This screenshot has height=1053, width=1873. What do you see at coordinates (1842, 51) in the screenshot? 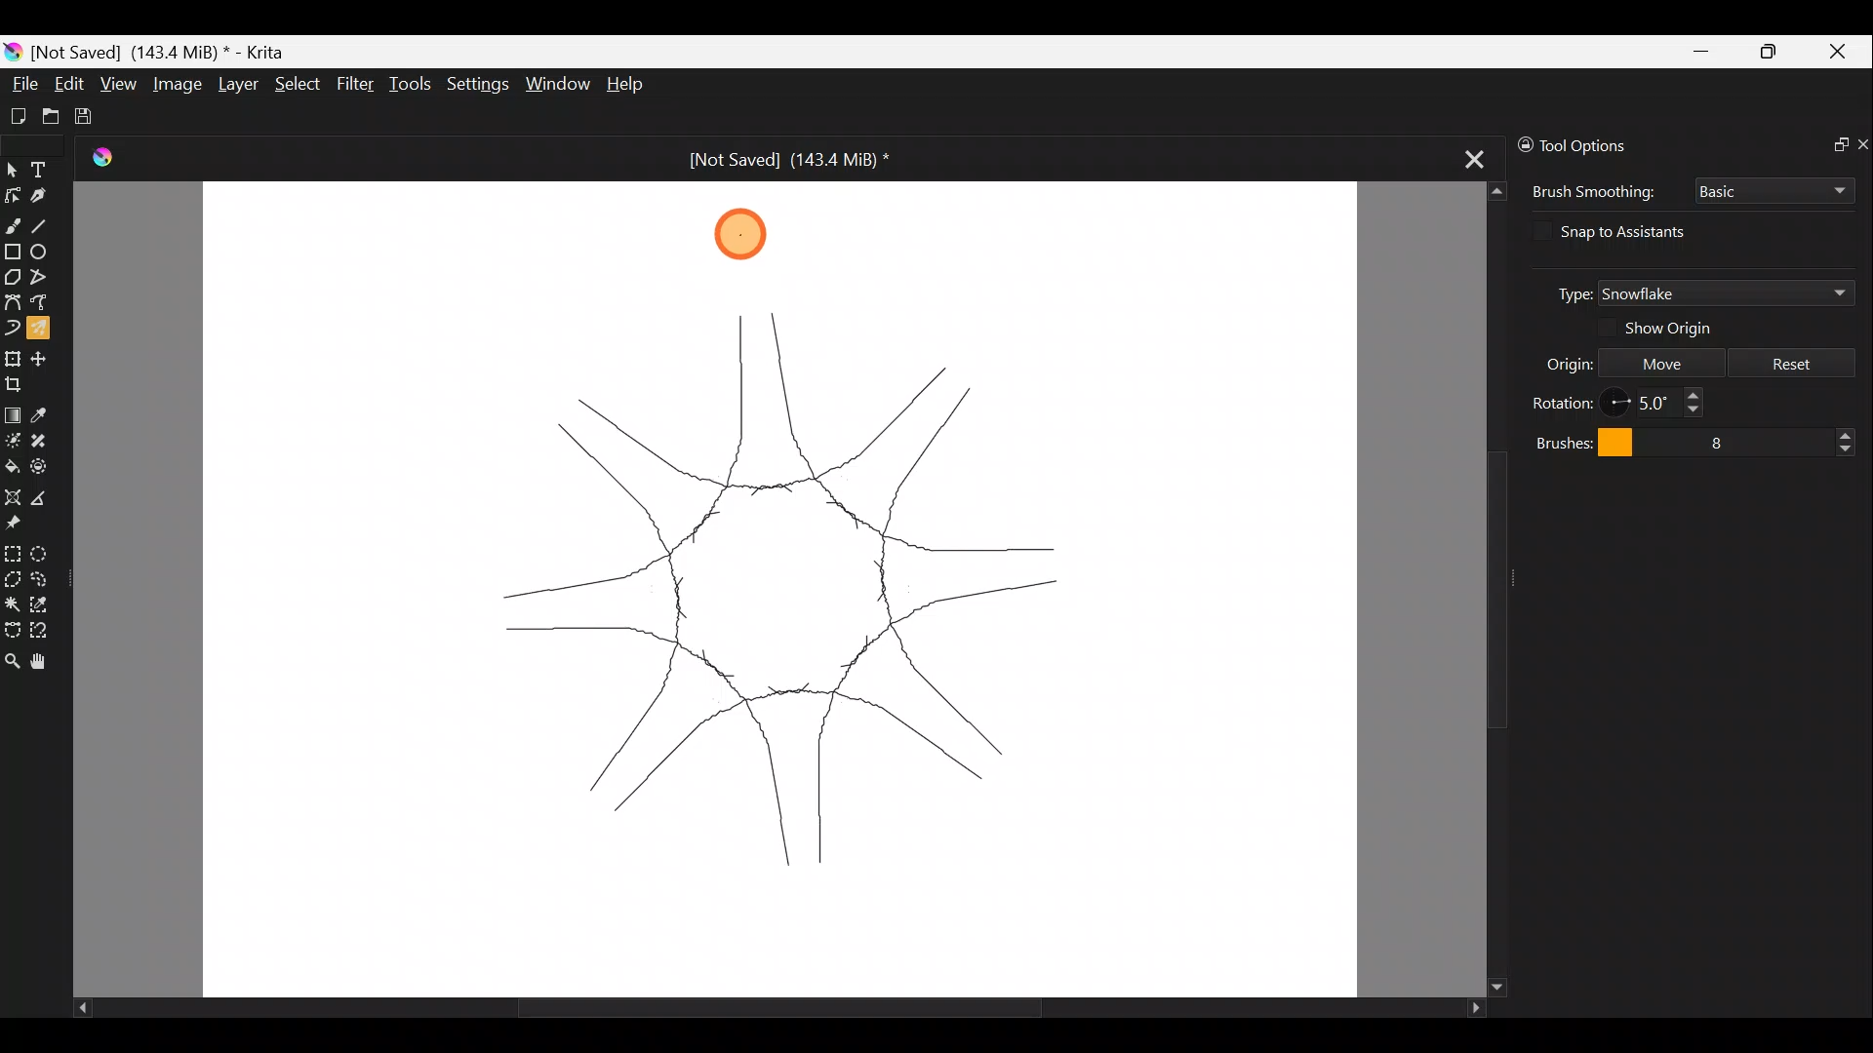
I see `Close` at bounding box center [1842, 51].